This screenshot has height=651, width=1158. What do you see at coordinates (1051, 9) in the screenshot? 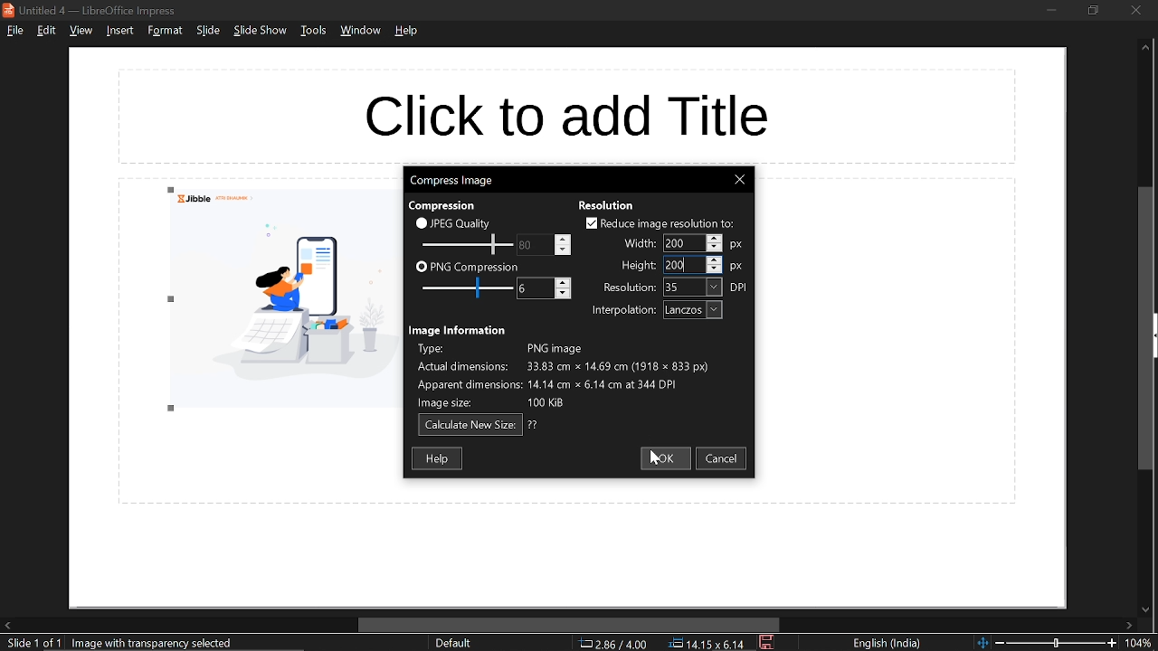
I see `minimize` at bounding box center [1051, 9].